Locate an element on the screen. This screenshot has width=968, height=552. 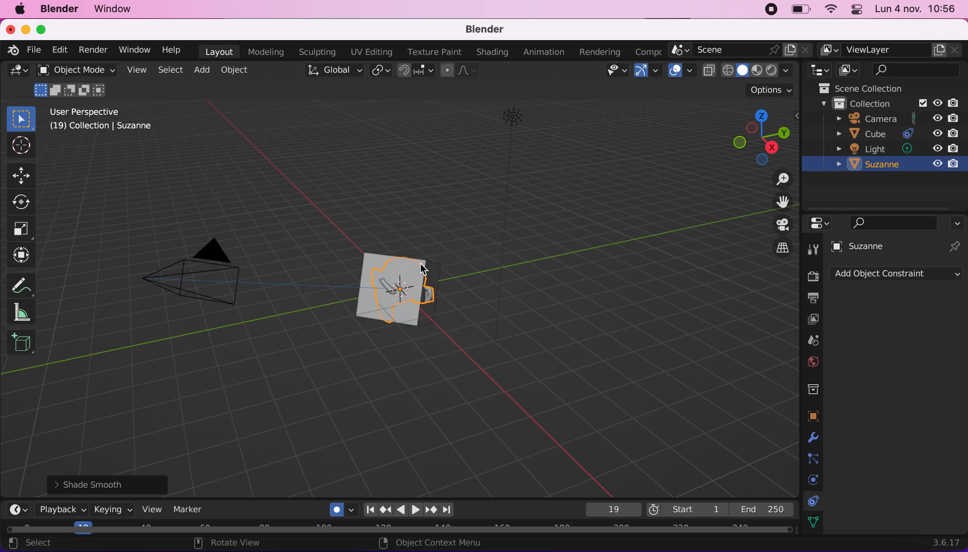
new scene is located at coordinates (790, 51).